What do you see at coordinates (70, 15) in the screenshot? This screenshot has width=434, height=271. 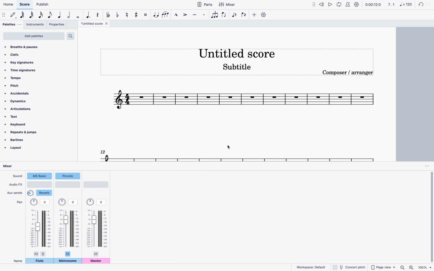 I see `half note` at bounding box center [70, 15].